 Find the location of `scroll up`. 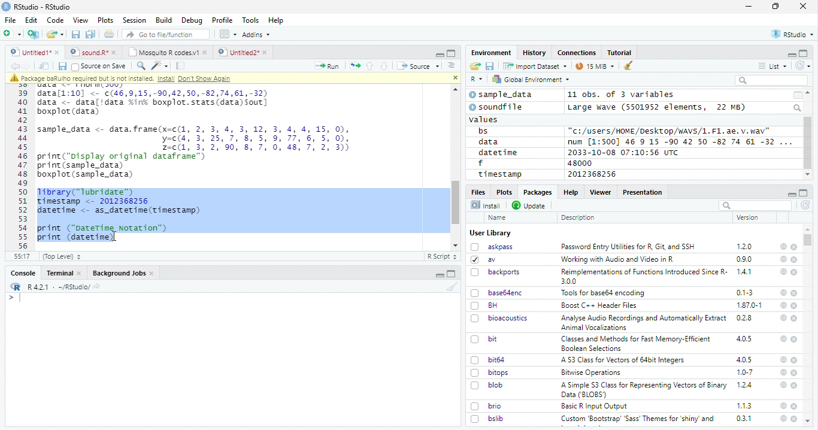

scroll up is located at coordinates (809, 93).